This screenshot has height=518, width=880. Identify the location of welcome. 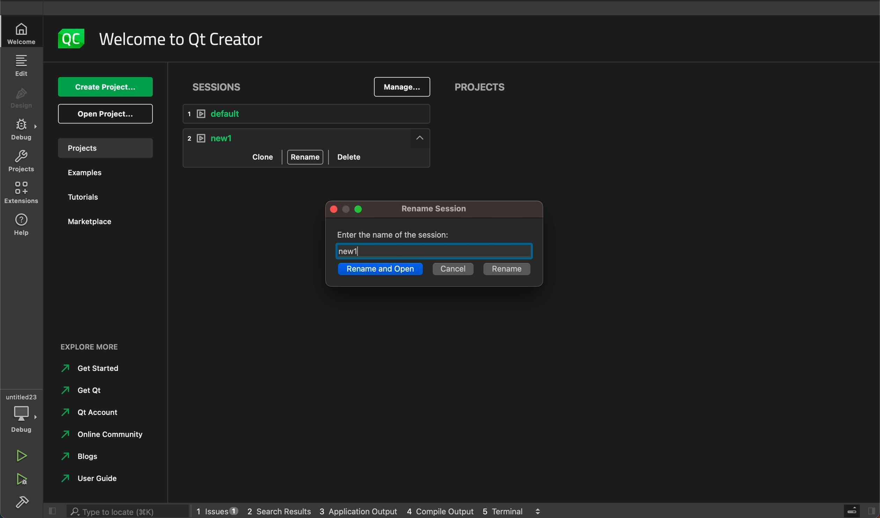
(180, 37).